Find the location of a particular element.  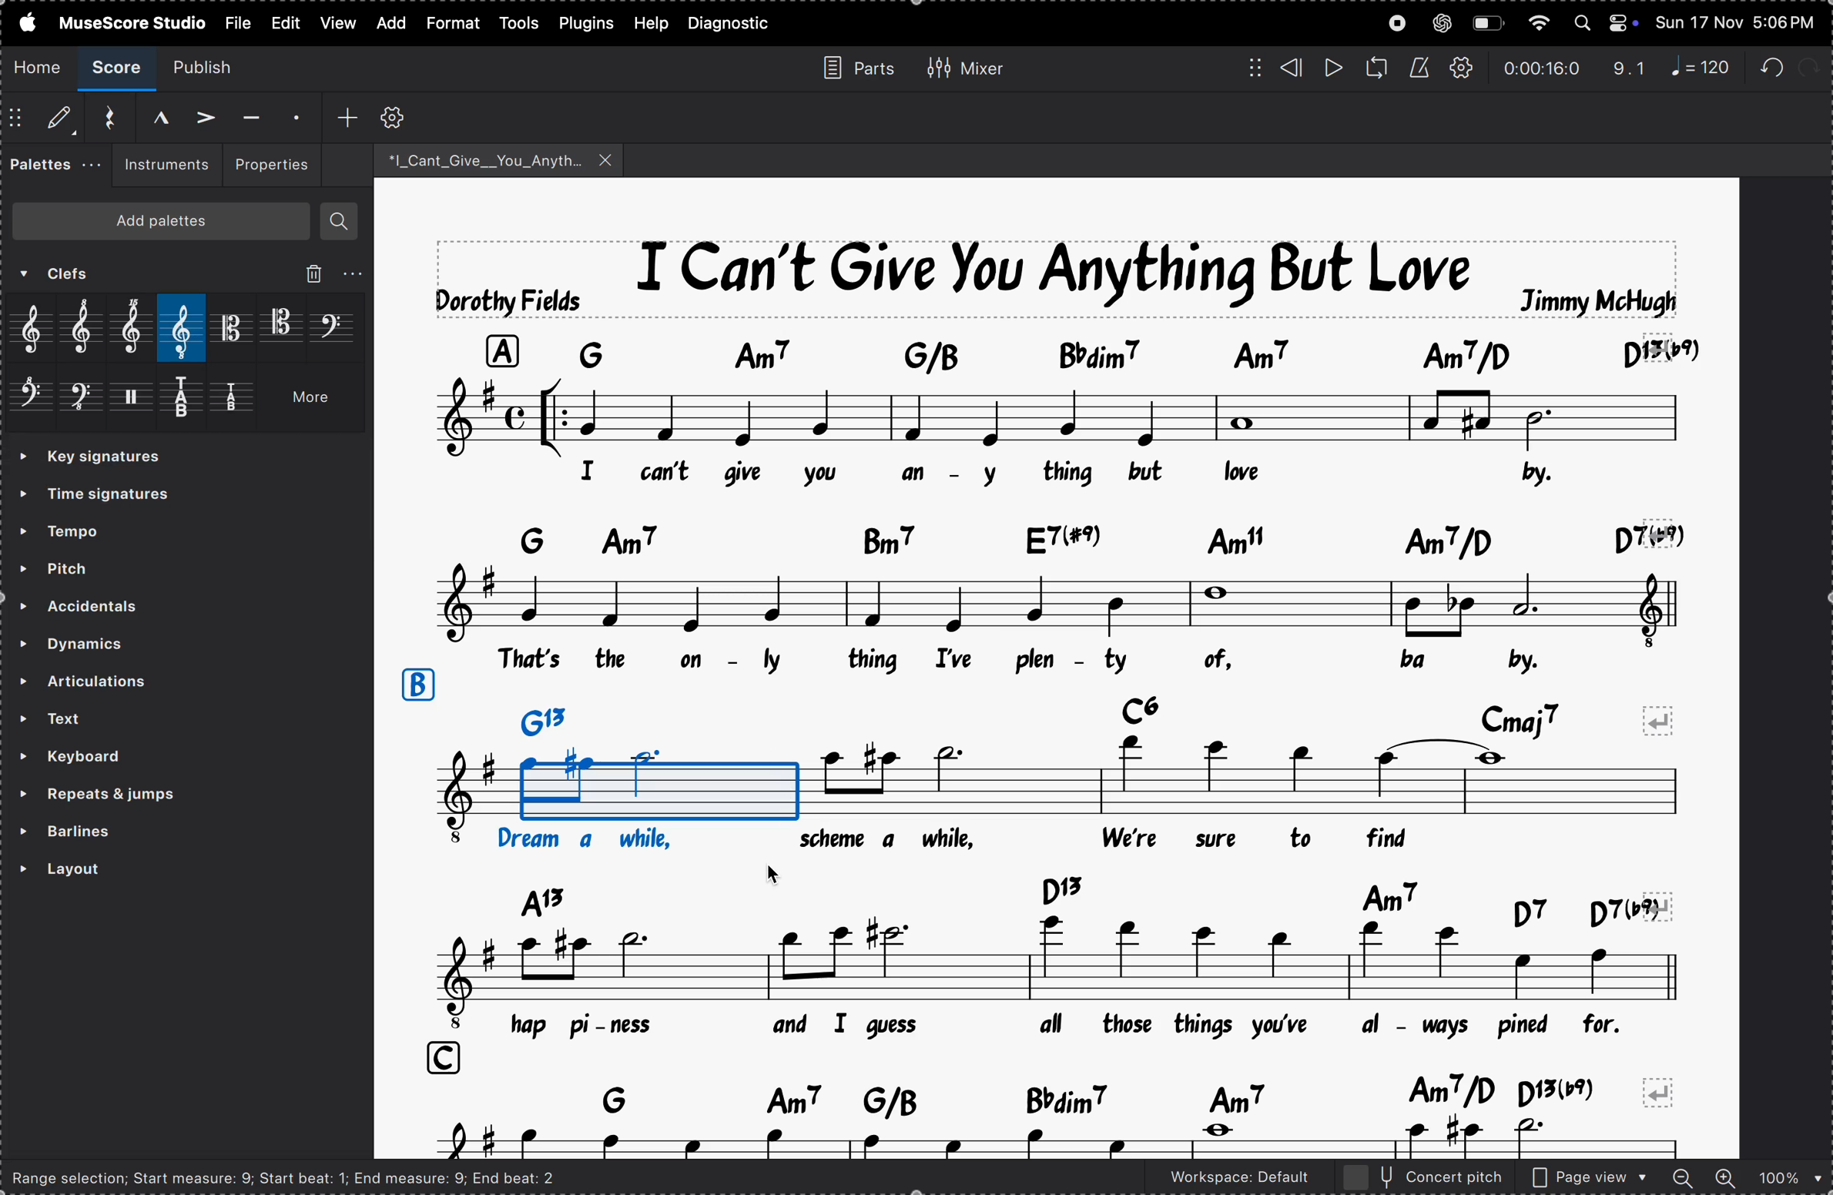

default is located at coordinates (44, 120).